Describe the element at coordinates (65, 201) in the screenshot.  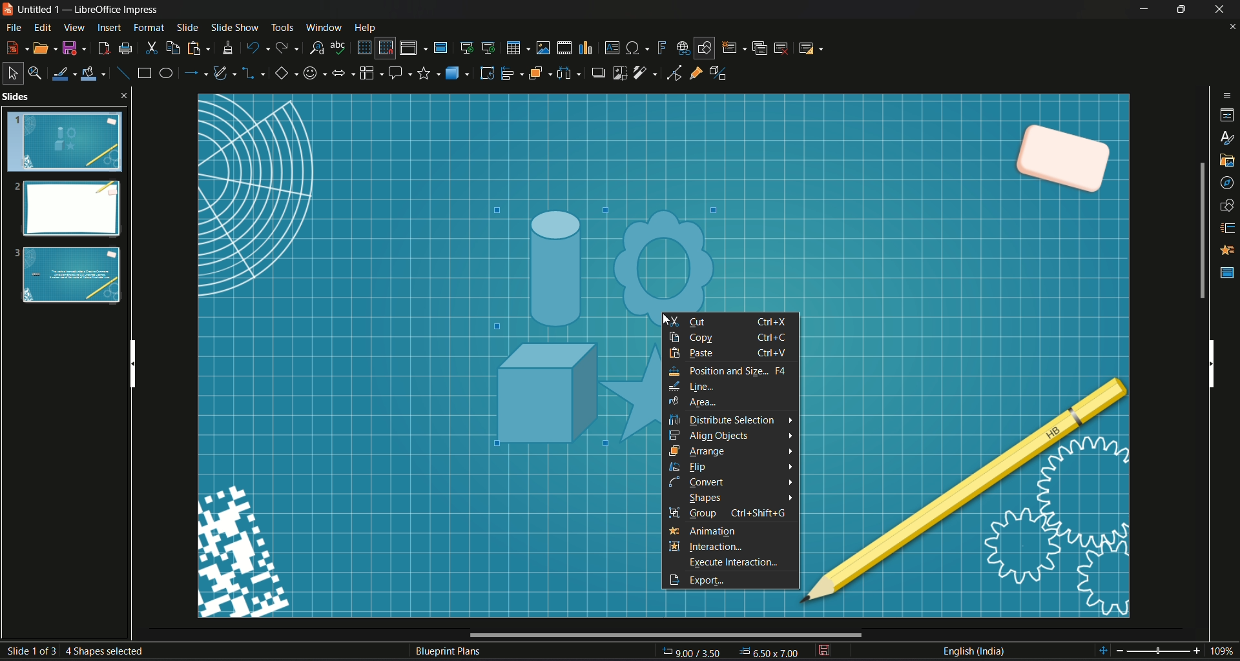
I see `Slides` at that location.